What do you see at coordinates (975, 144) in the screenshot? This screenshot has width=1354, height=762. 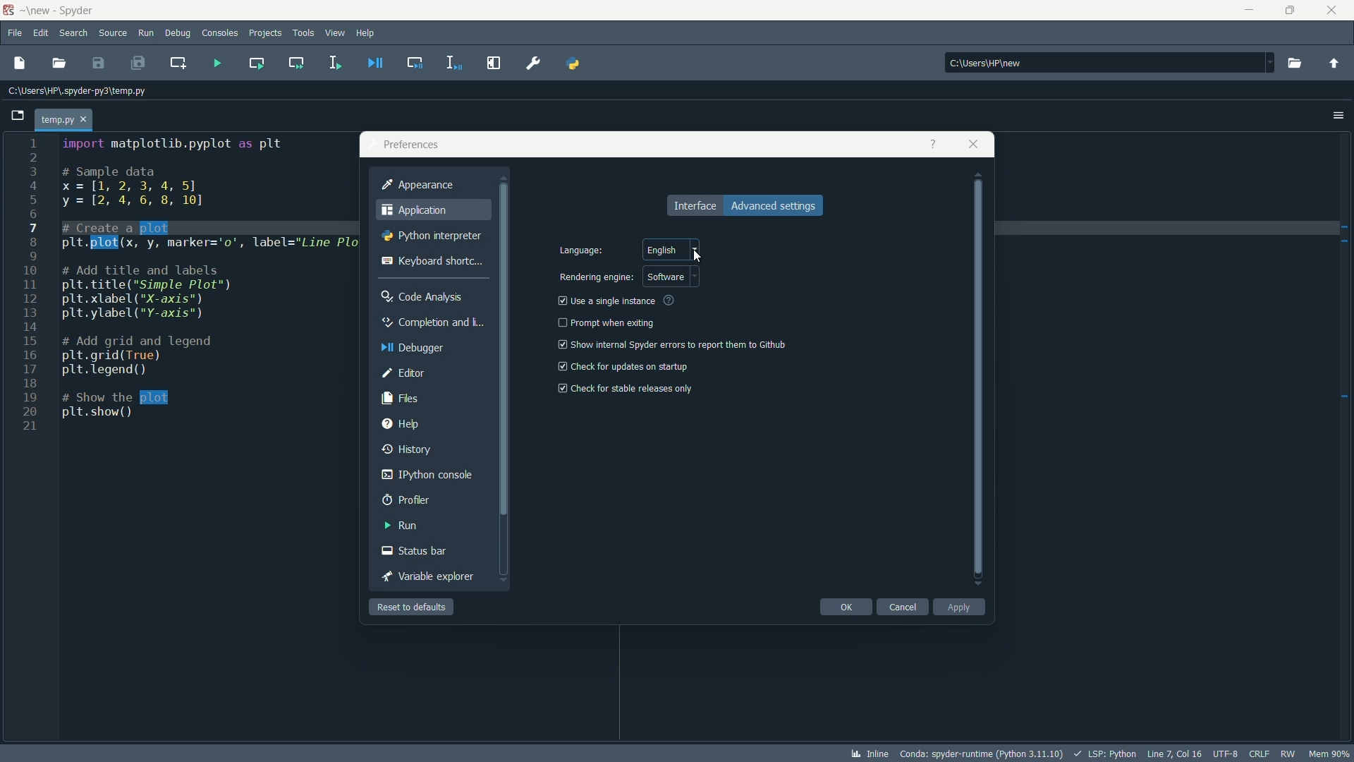 I see `close app` at bounding box center [975, 144].